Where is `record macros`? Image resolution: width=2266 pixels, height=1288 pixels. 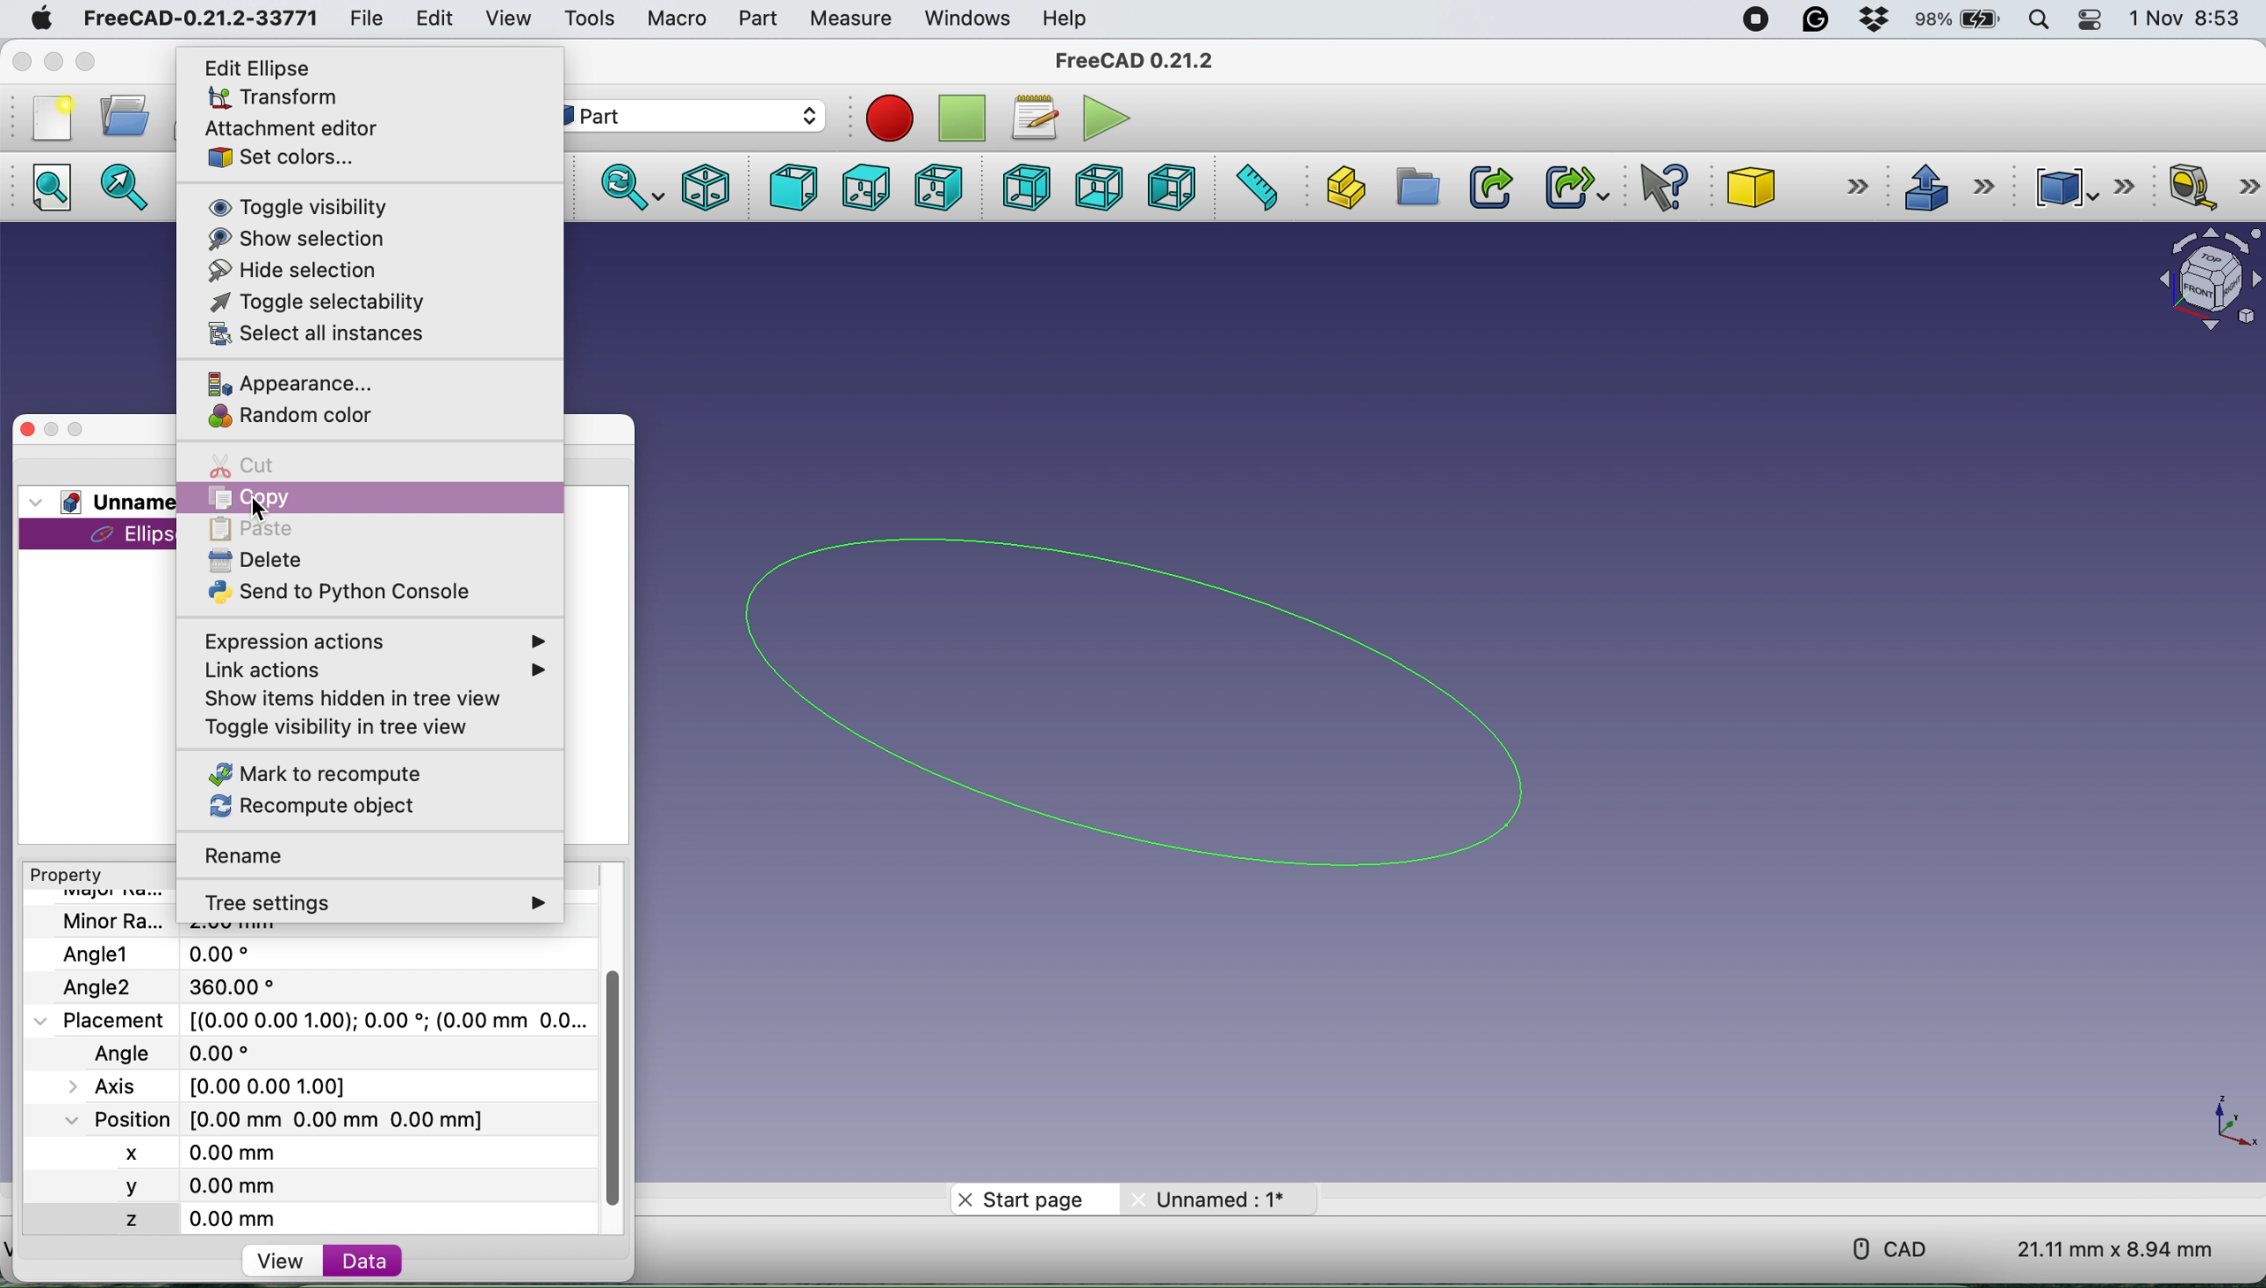 record macros is located at coordinates (889, 117).